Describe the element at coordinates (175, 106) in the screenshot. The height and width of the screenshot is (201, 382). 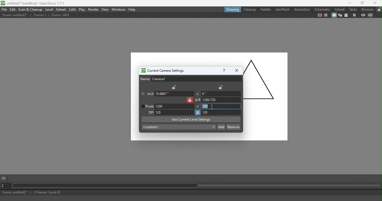
I see `Enter pixels` at that location.